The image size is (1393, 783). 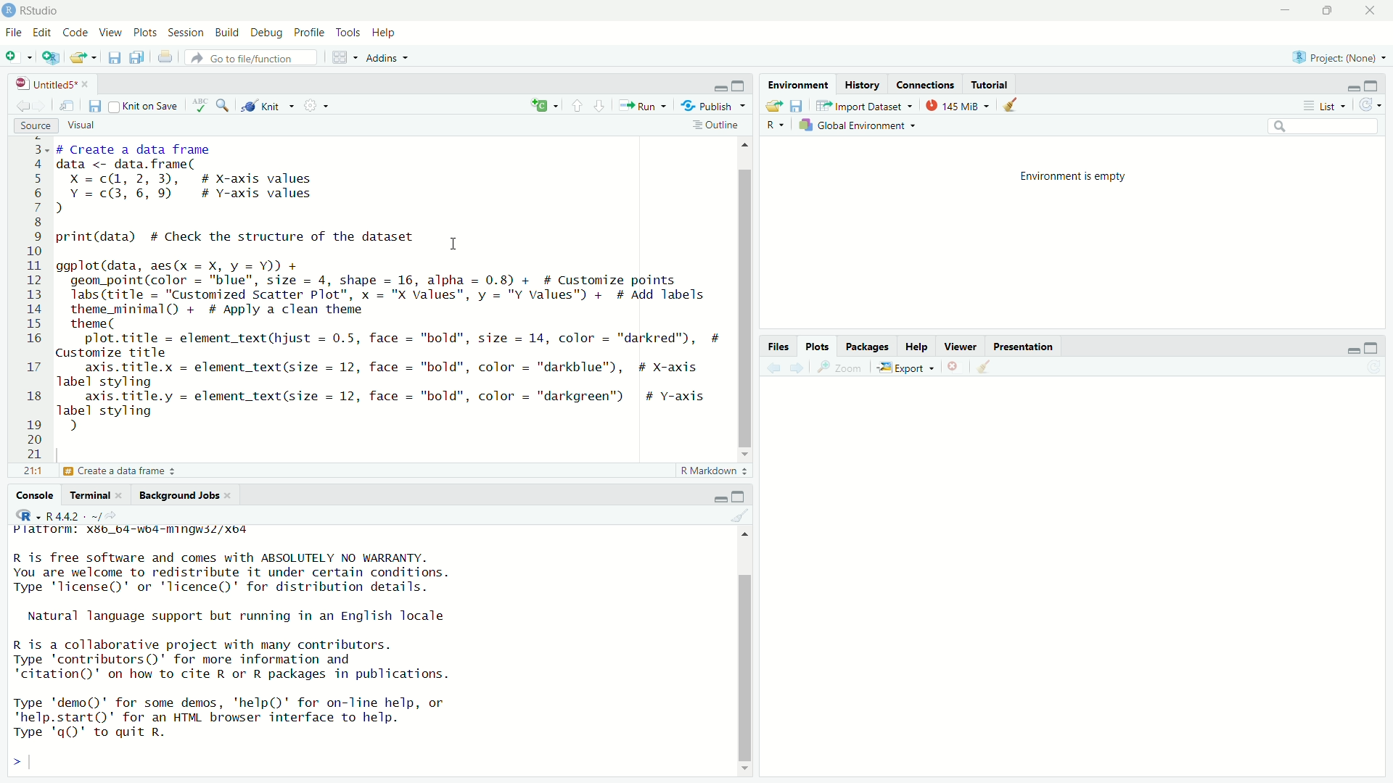 I want to click on # Create a data frame
data <- data.frame(
X =c@, 2, 3), # X-axis values
Y =c@, 6, 9) # Y-axis values
d
print(data) # Check the structure of the dataset 1
ggplot(data, aes(x = X, y = Y)) +
geom_point(color = "blue", size = 4, shape = 16, alpha = 0.8) + # Customize points
labs (title = "Customized Scatter Plot", x = "X values", y = "Y values") + # Add labels
theme_minimal() + # Apply a clean theme
theme (
plot.title = element_text(hjust = 0.5, face = "bold", size = 14, color = "darkred"), #
Customize title
axis.title.x = element_text(size = 12, face = "bold", color = "darkblue"), # X-axis
label styling
axis.title.y = element_text(size = 12, face = "bold", color = "darkgreen") # Y-axis
label styling
d, so click(x=388, y=295).